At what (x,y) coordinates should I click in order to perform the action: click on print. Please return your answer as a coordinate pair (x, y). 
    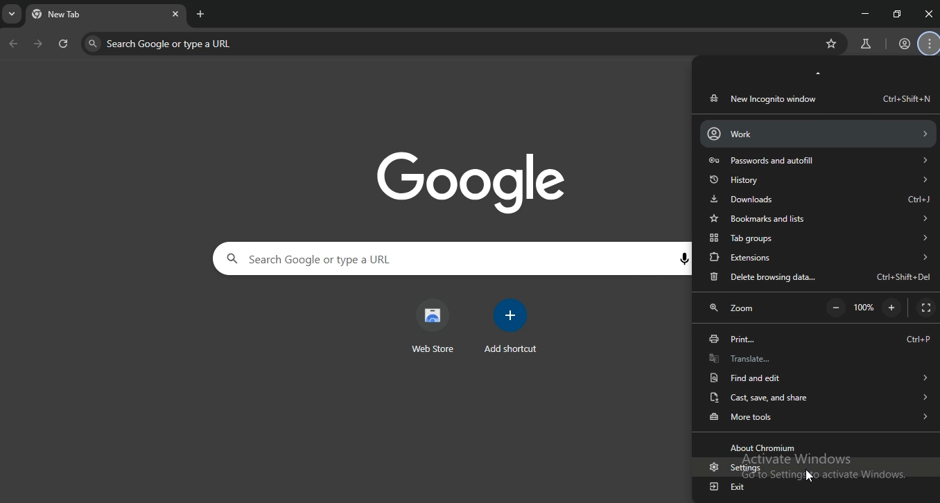
    Looking at the image, I should click on (819, 339).